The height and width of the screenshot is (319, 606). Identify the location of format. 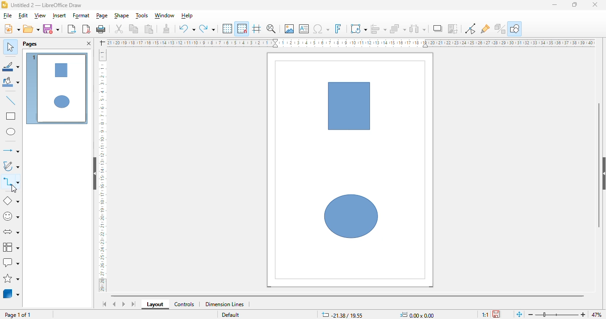
(82, 16).